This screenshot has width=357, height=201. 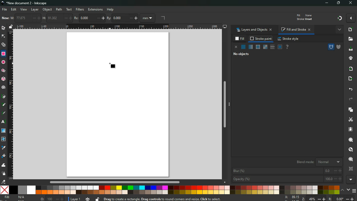 I want to click on rx, so click(x=89, y=18).